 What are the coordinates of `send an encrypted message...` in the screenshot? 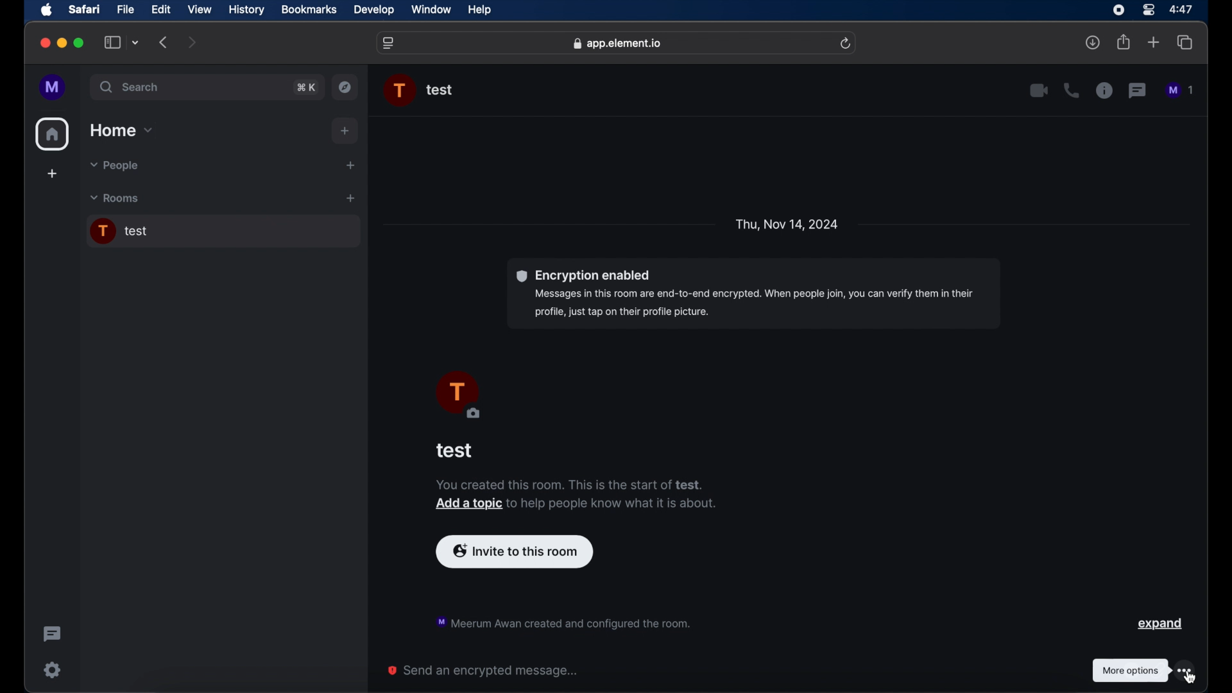 It's located at (484, 671).